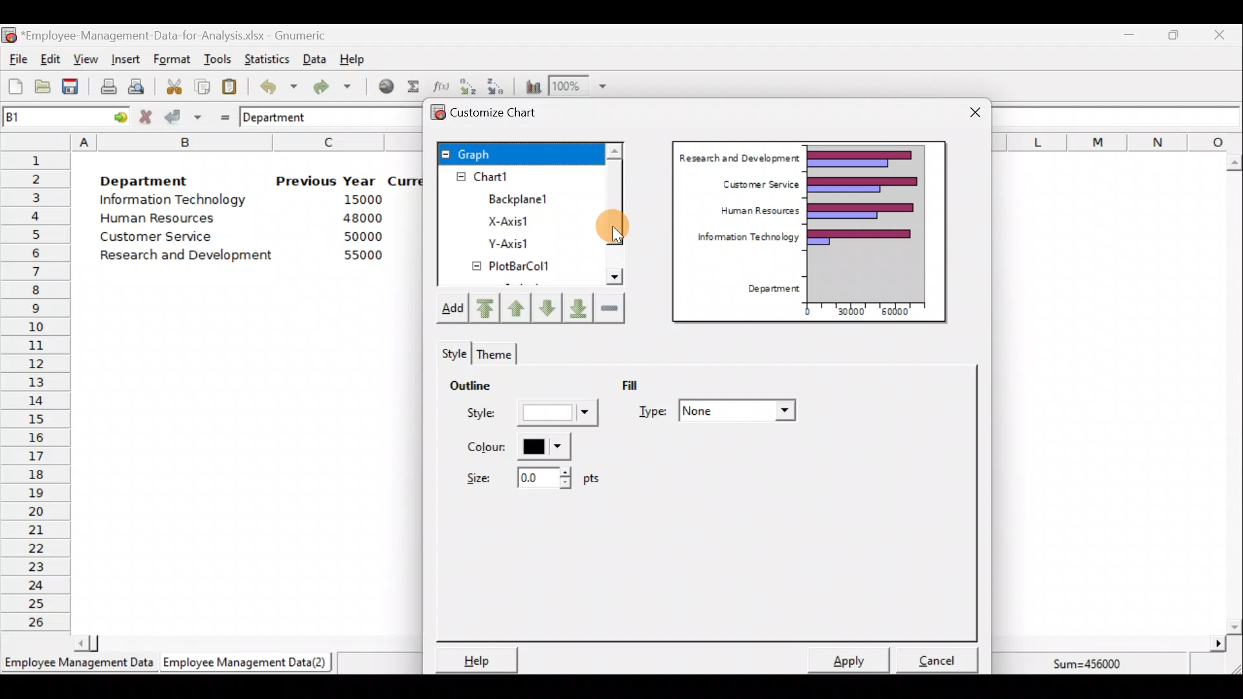 The image size is (1243, 699). I want to click on Customize chart, so click(502, 115).